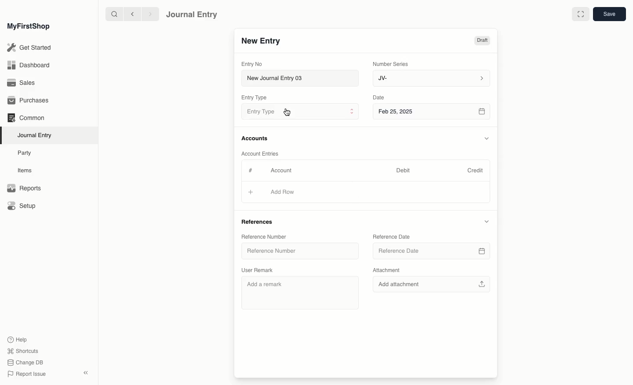 The width and height of the screenshot is (633, 385). What do you see at coordinates (431, 285) in the screenshot?
I see `Add attachment` at bounding box center [431, 285].